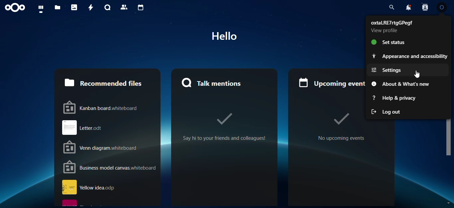 The image size is (454, 208). What do you see at coordinates (442, 7) in the screenshot?
I see `profile` at bounding box center [442, 7].